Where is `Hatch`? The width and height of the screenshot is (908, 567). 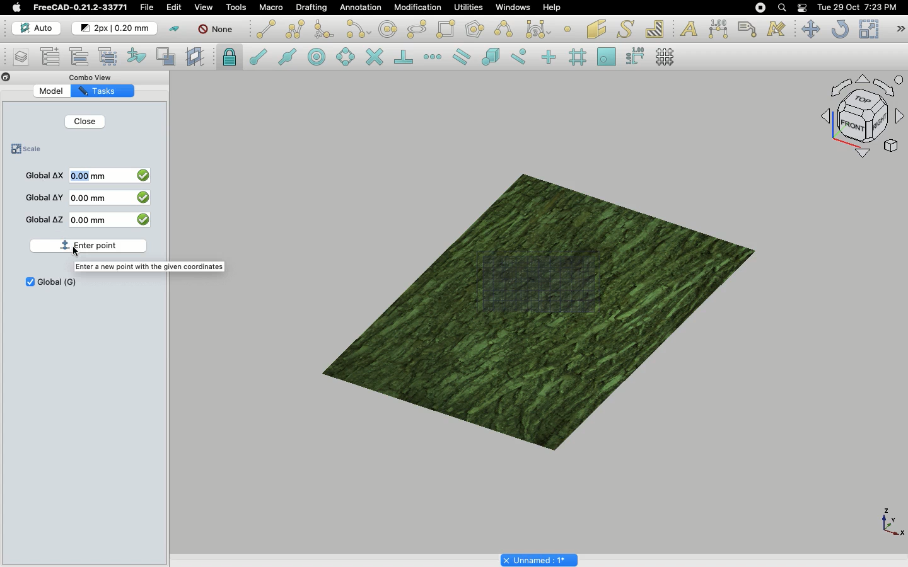
Hatch is located at coordinates (656, 28).